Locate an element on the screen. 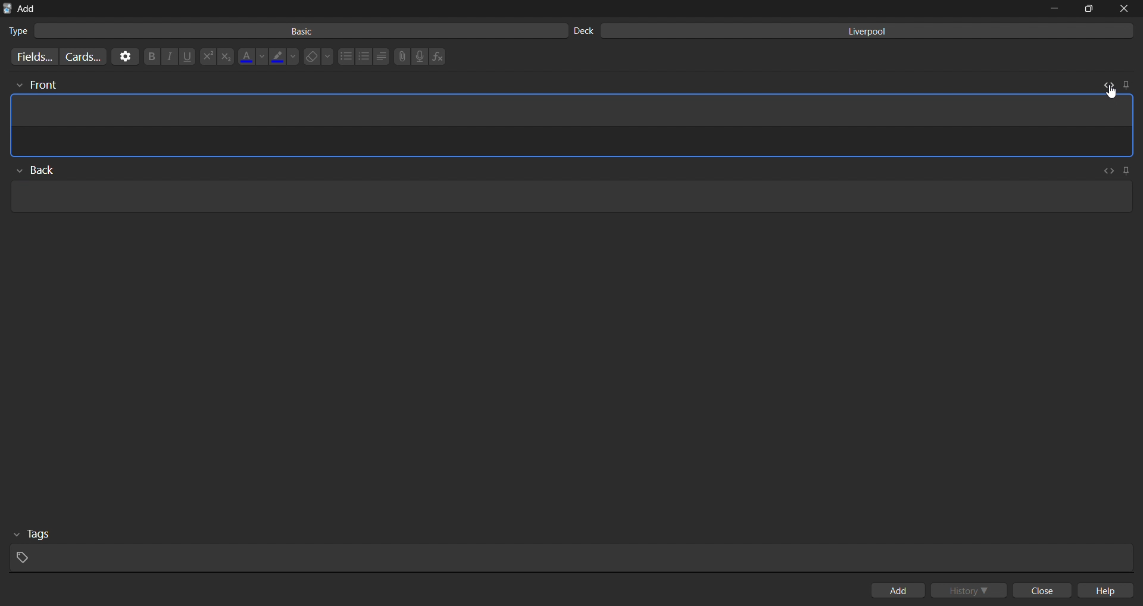 This screenshot has height=606, width=1143. history is located at coordinates (972, 589).